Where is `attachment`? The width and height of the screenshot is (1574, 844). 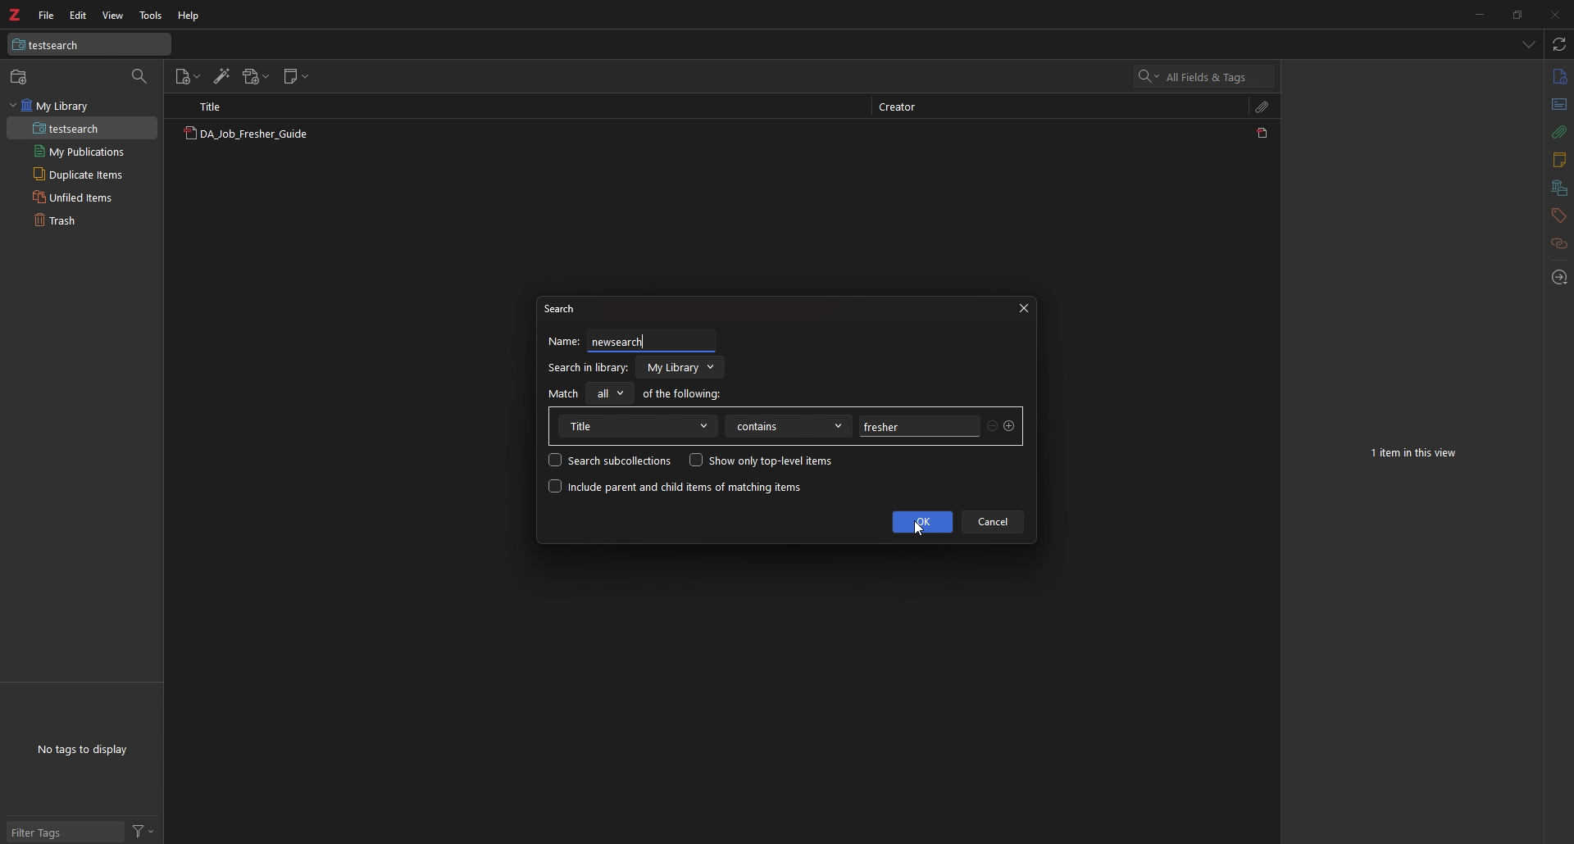 attachment is located at coordinates (1560, 132).